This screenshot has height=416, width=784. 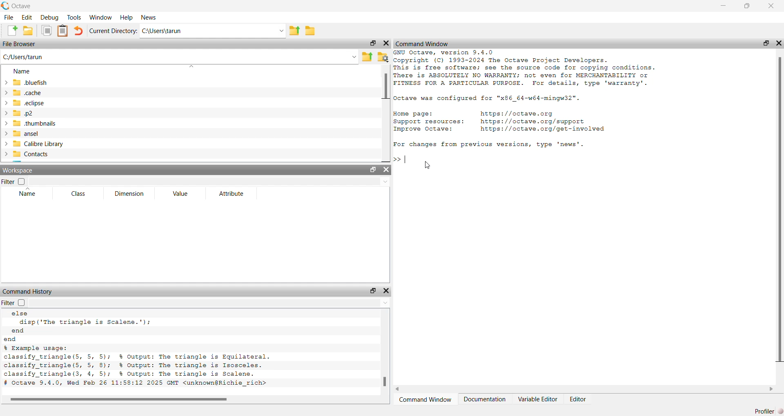 What do you see at coordinates (771, 389) in the screenshot?
I see `move right` at bounding box center [771, 389].